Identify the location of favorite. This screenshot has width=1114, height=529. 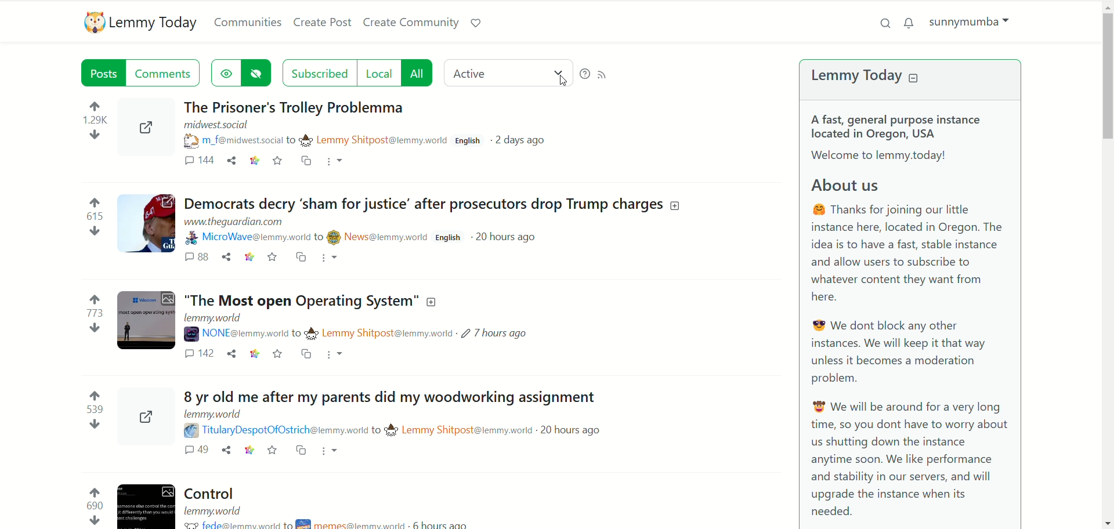
(271, 451).